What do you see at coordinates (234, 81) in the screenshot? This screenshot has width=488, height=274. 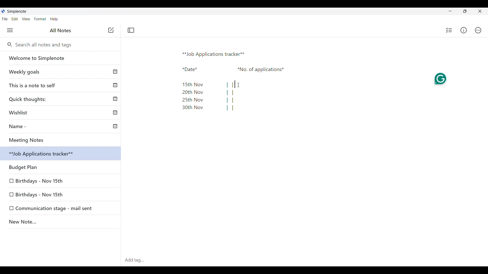 I see `Text pasted` at bounding box center [234, 81].